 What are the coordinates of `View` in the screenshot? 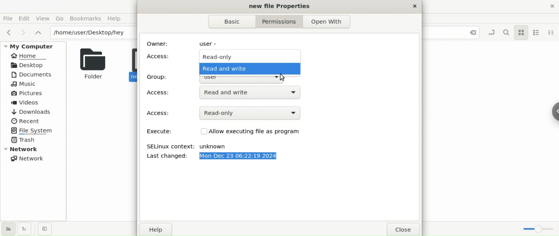 It's located at (43, 19).